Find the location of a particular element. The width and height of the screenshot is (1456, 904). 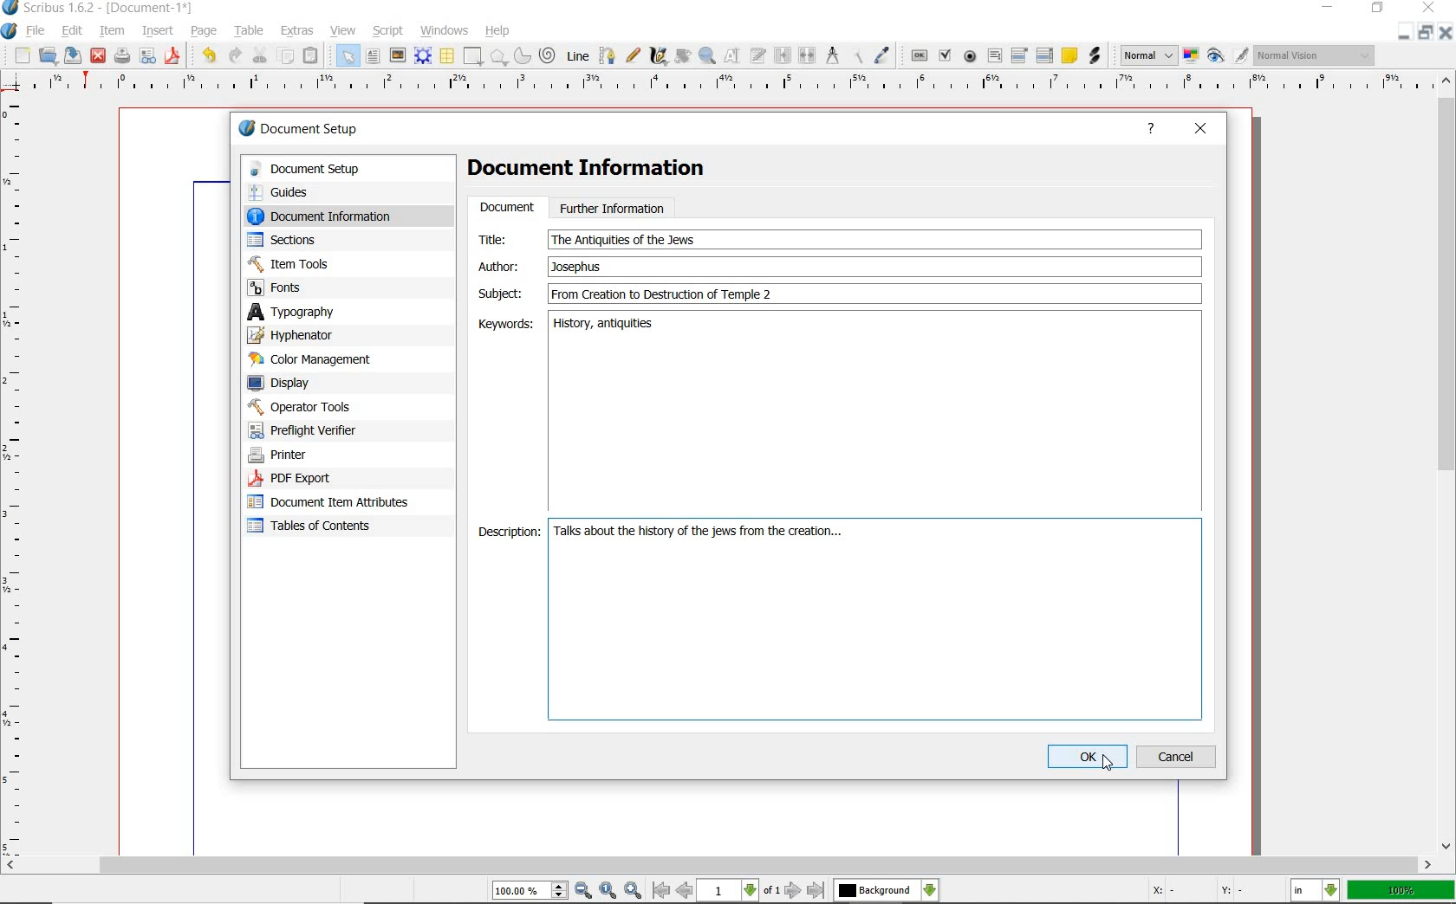

tables of contents is located at coordinates (321, 527).